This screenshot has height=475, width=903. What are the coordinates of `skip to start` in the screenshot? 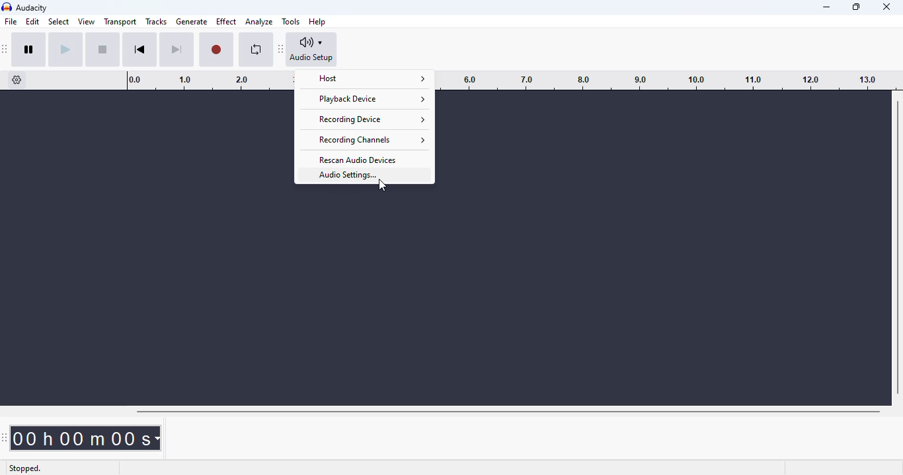 It's located at (139, 49).